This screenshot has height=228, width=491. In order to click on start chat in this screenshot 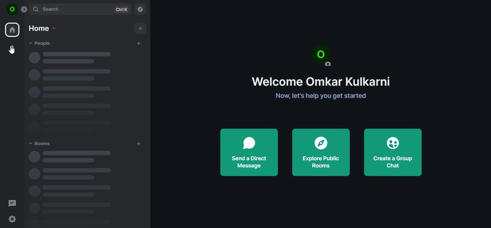, I will do `click(139, 44)`.